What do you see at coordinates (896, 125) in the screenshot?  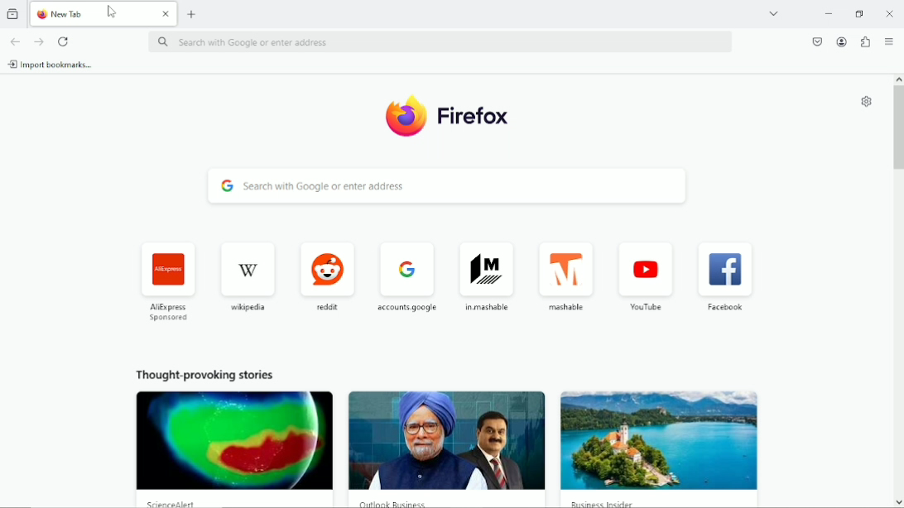 I see `Vertical scroll bar` at bounding box center [896, 125].